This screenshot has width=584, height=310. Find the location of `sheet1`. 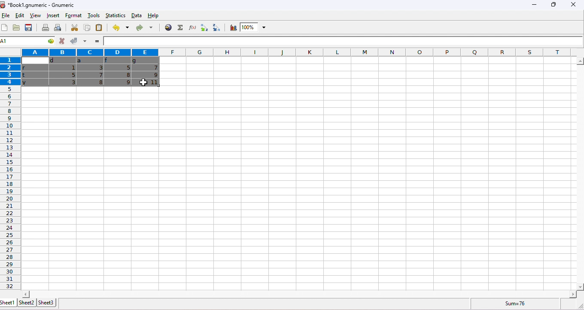

sheet1 is located at coordinates (8, 303).